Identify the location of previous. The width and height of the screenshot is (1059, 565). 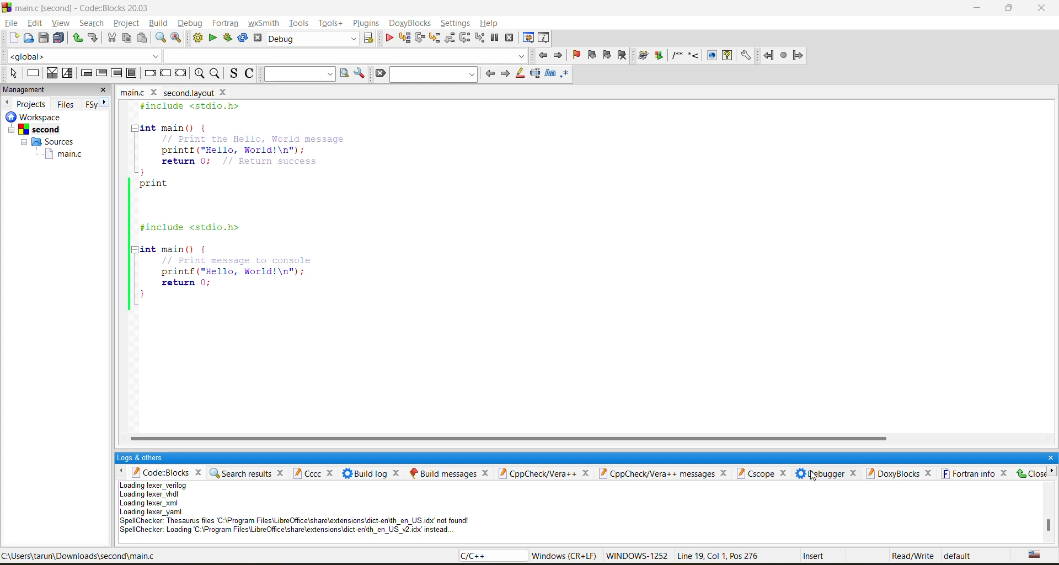
(490, 73).